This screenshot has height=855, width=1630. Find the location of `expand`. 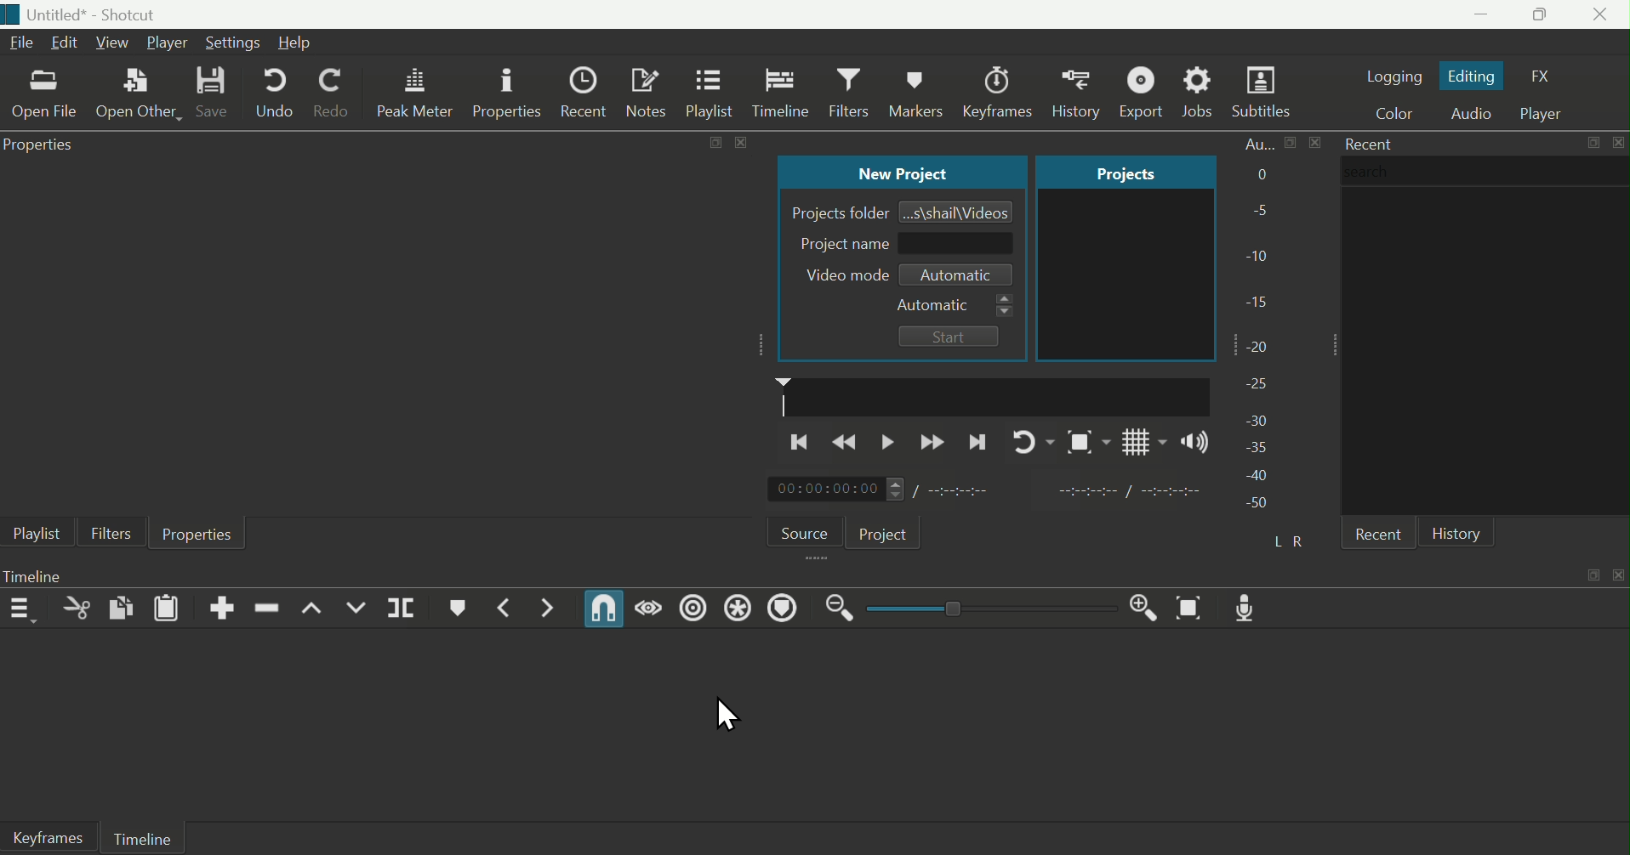

expand is located at coordinates (715, 143).